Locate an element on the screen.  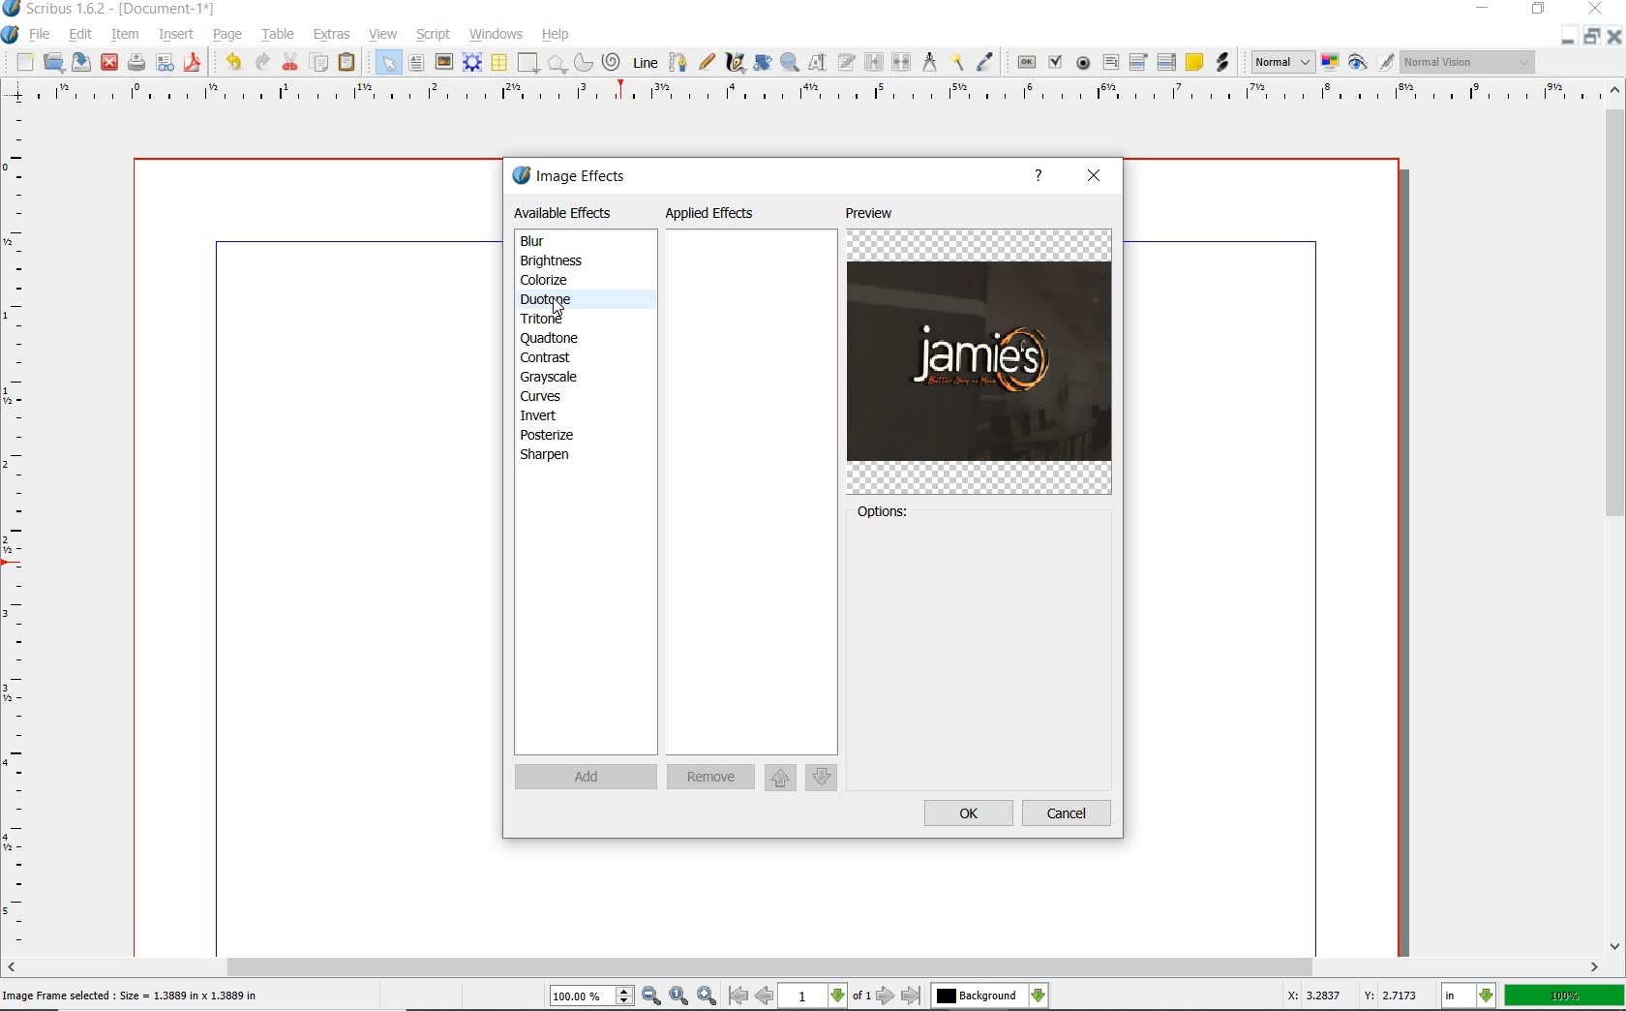
PASTE is located at coordinates (350, 62).